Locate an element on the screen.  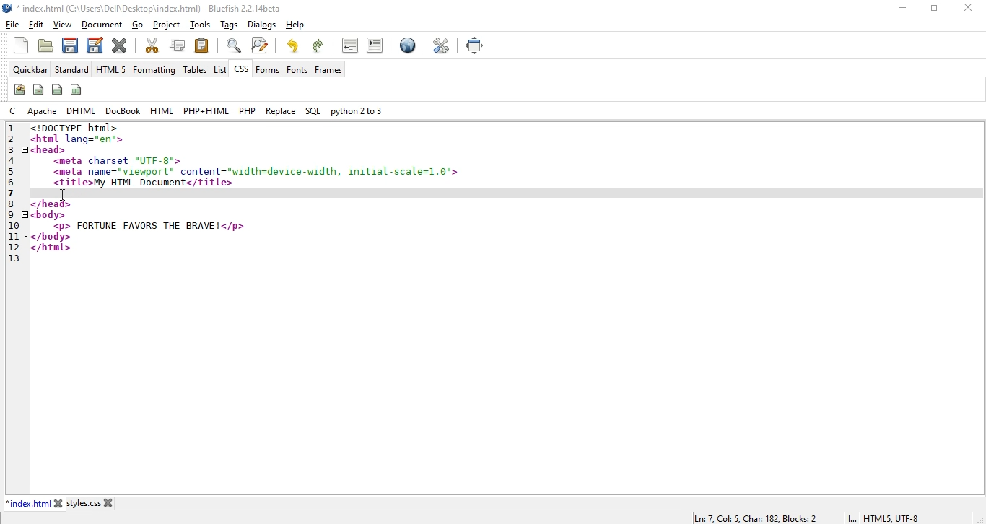
</body> is located at coordinates (51, 237).